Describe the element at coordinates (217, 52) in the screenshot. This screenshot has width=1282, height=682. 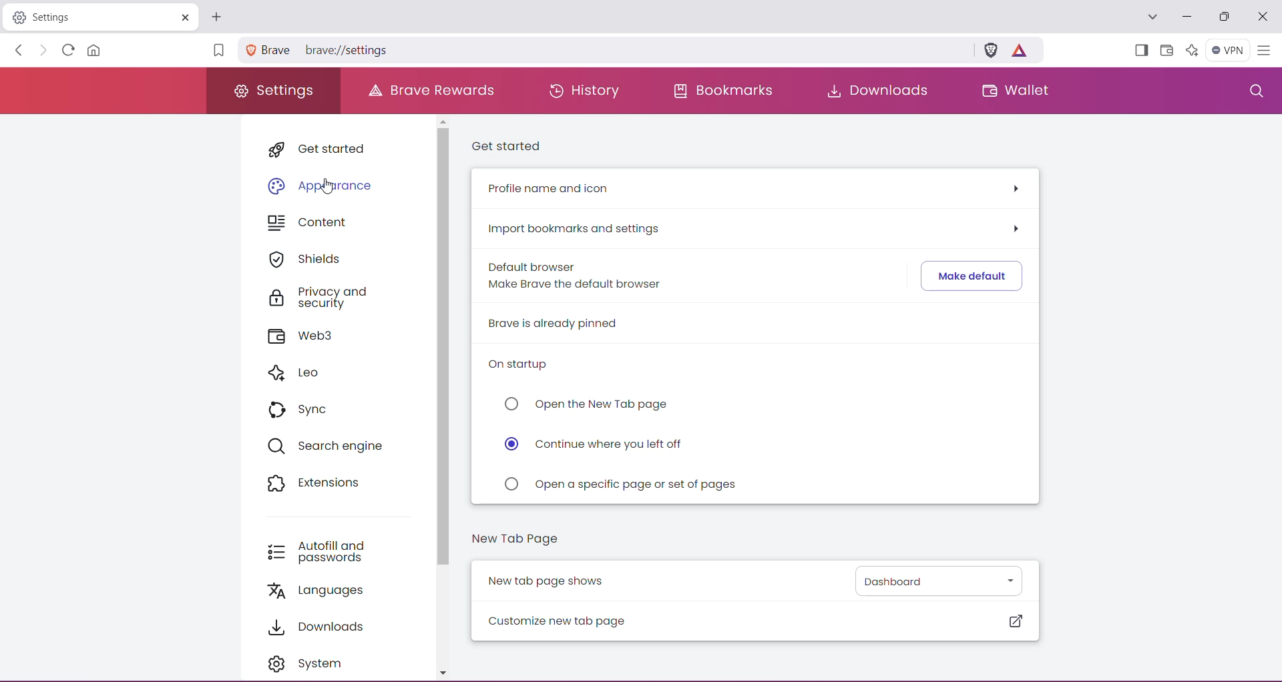
I see `Bookmark this Page` at that location.